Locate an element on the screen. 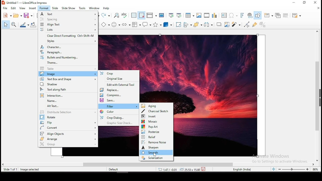 This screenshot has width=322, height=181. current zoom level is located at coordinates (315, 170).